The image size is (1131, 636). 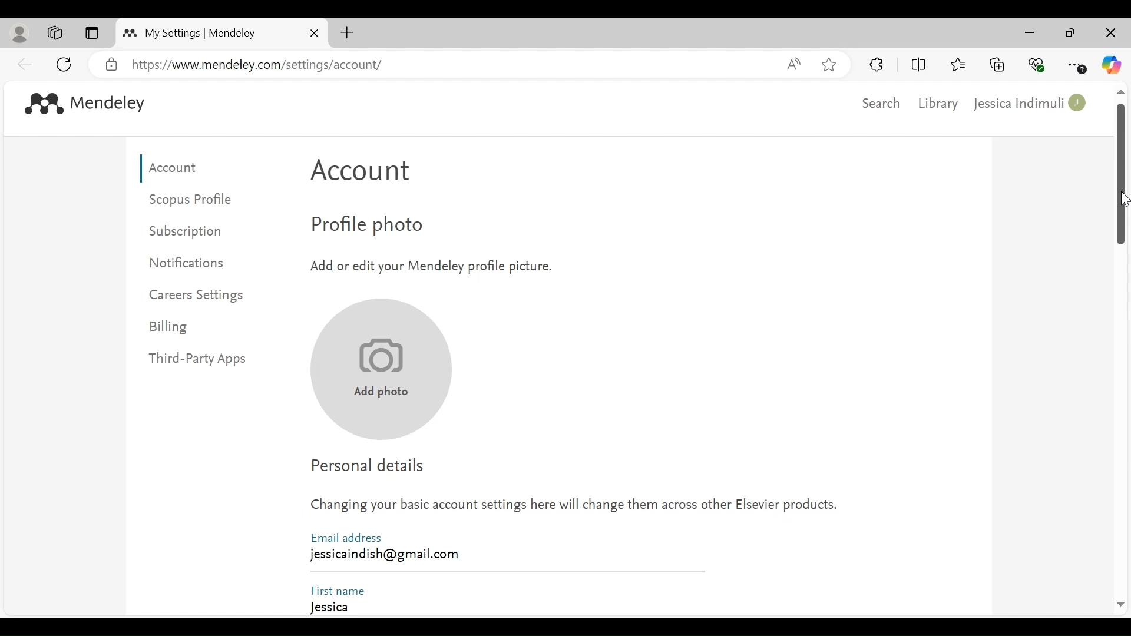 What do you see at coordinates (1120, 605) in the screenshot?
I see `Scroll Down` at bounding box center [1120, 605].